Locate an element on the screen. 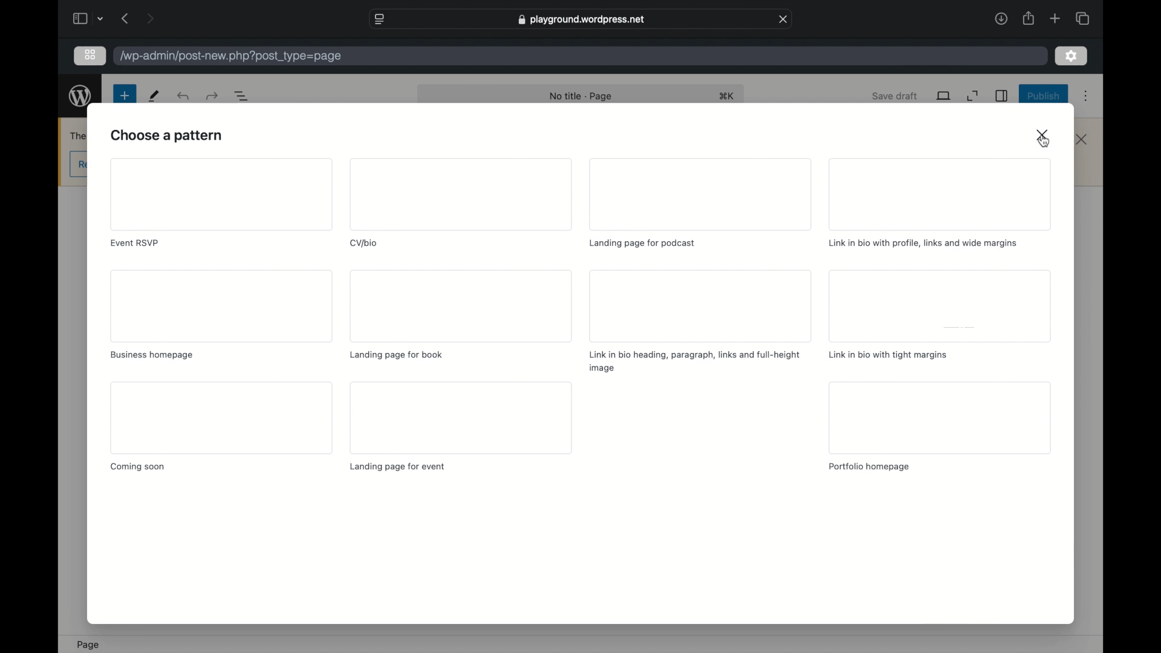 This screenshot has width=1161, height=653. close is located at coordinates (1044, 134).